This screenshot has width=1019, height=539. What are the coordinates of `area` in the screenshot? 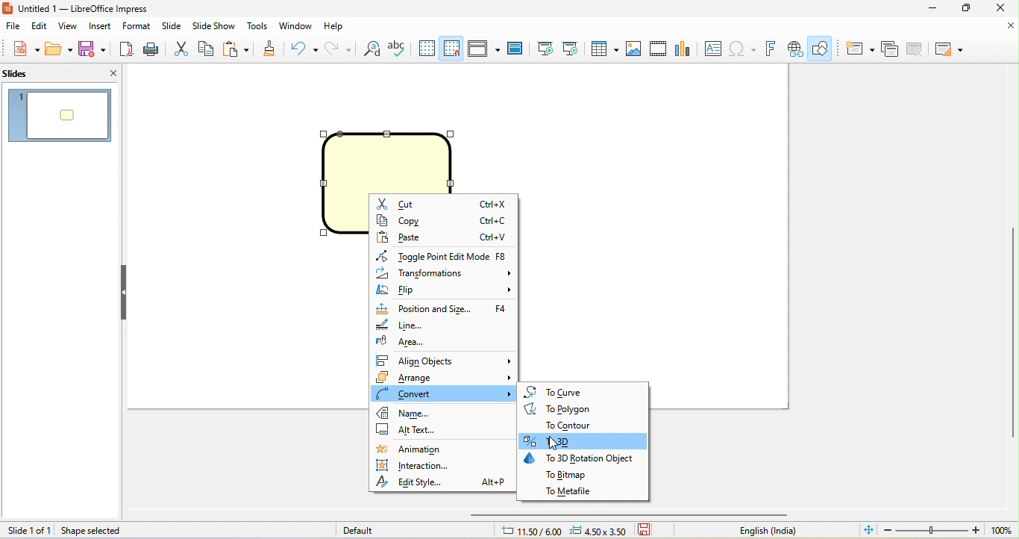 It's located at (401, 344).